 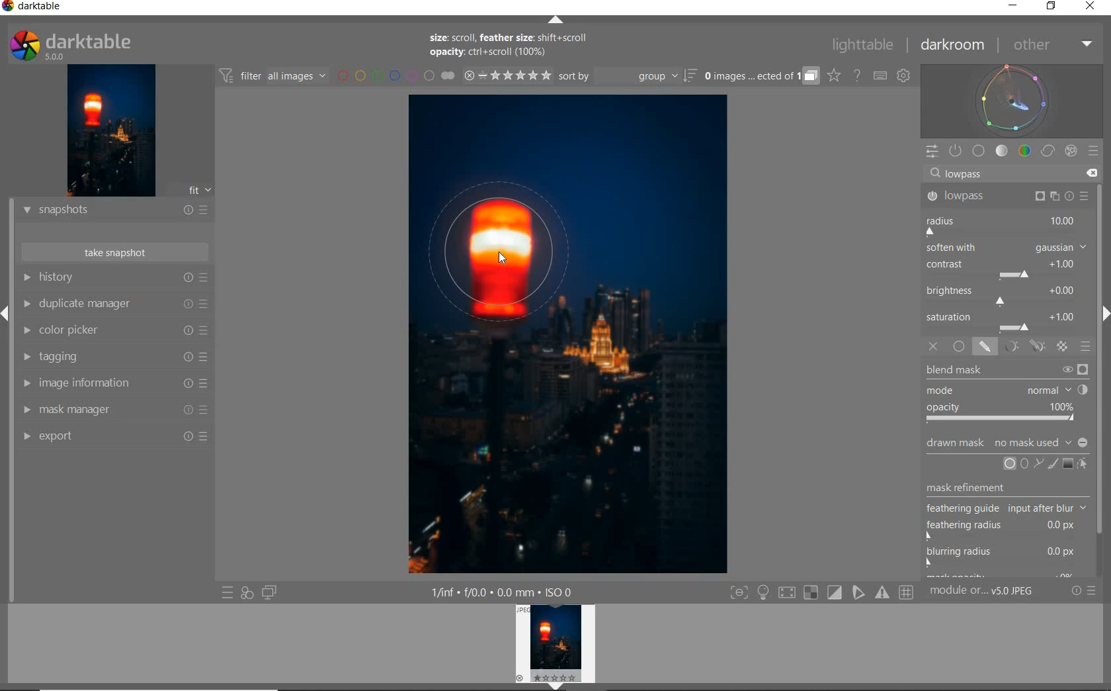 What do you see at coordinates (1024, 152) in the screenshot?
I see `COLOR` at bounding box center [1024, 152].